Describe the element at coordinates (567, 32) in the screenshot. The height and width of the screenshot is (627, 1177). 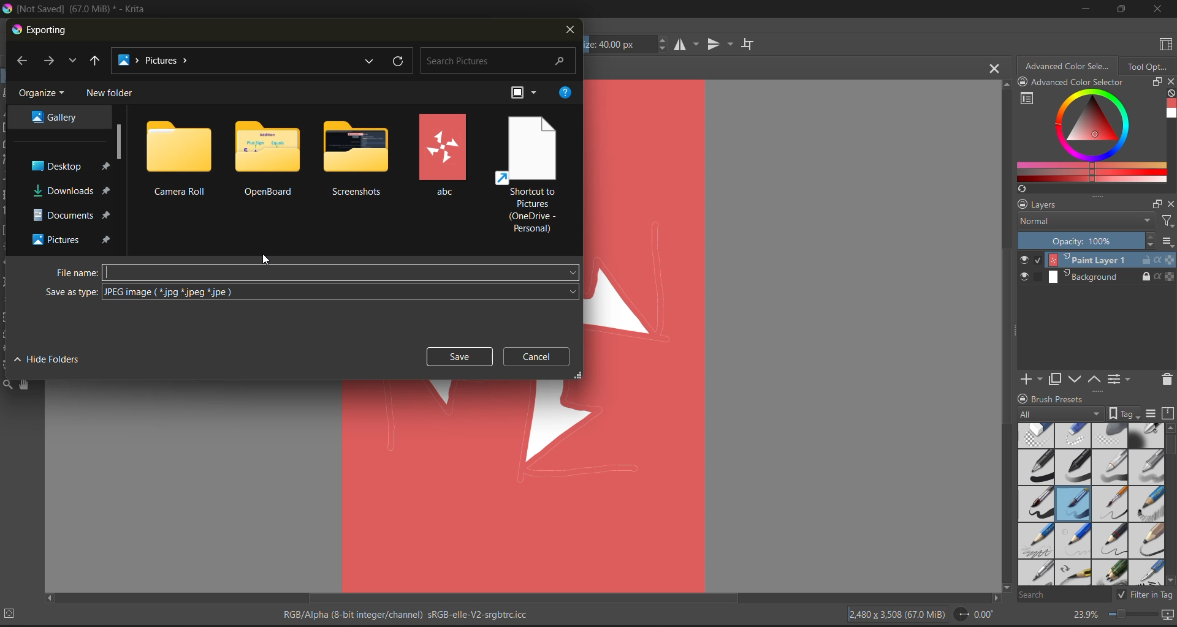
I see `close` at that location.